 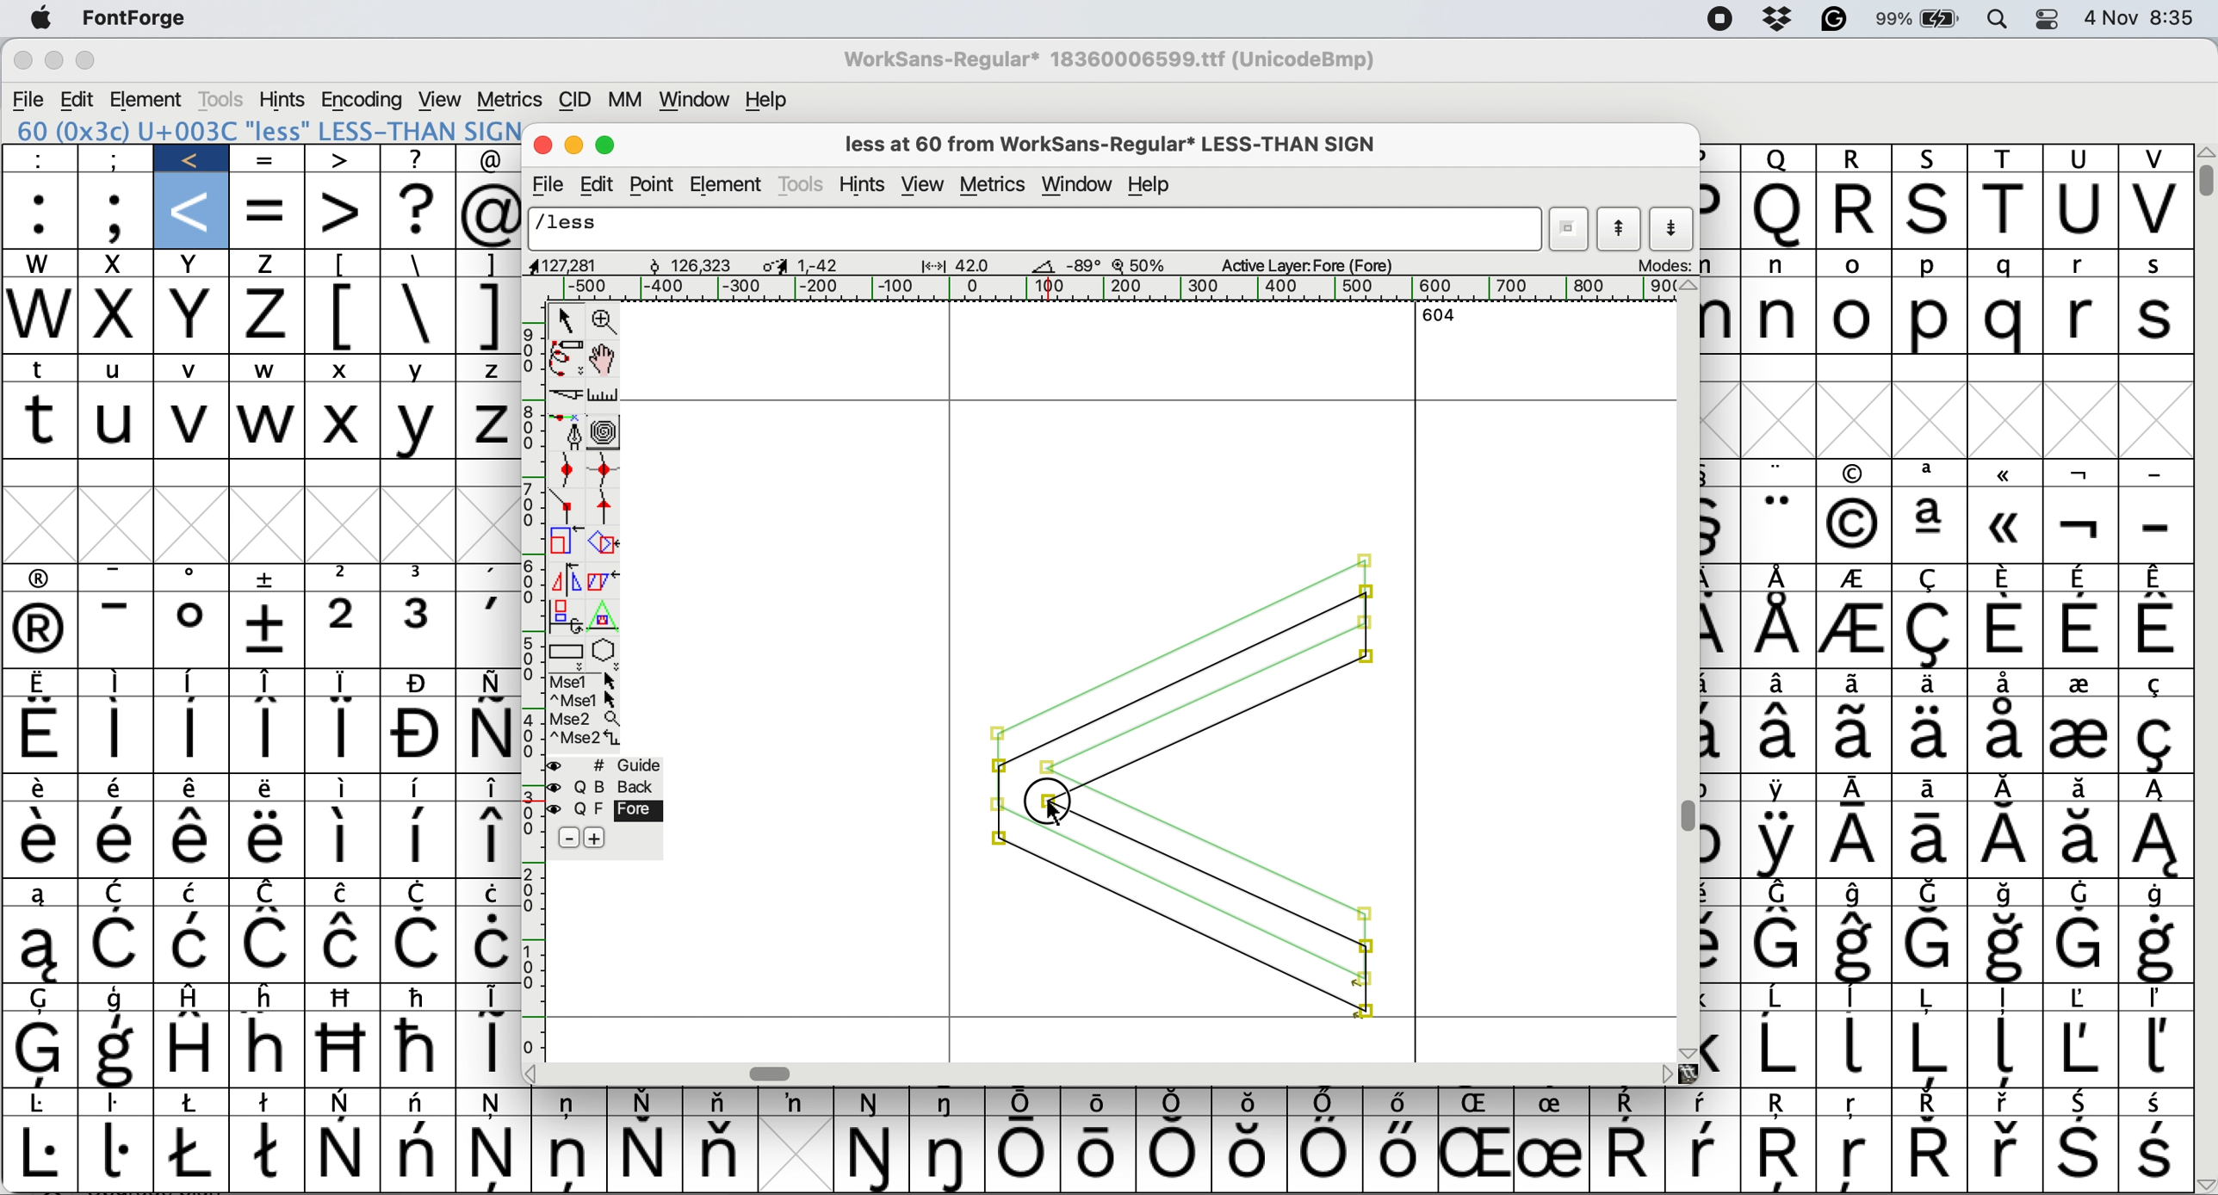 I want to click on w, so click(x=267, y=368).